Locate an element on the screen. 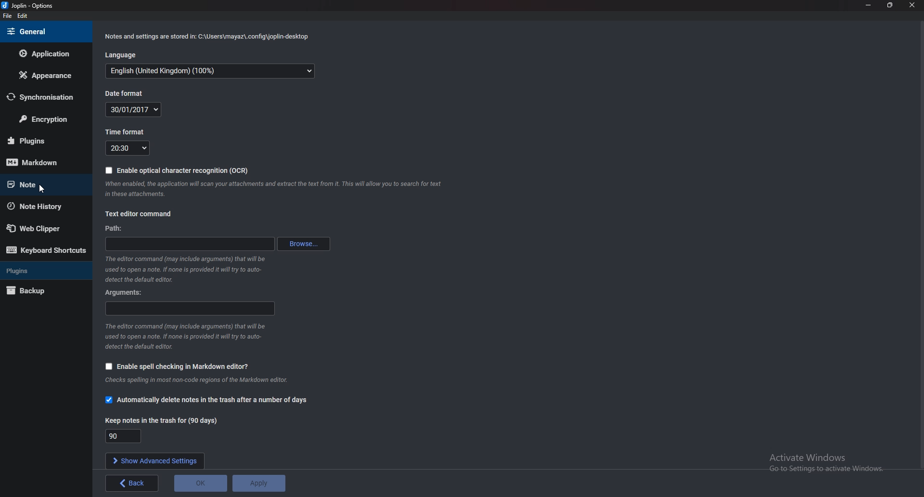  Encryption is located at coordinates (45, 120).